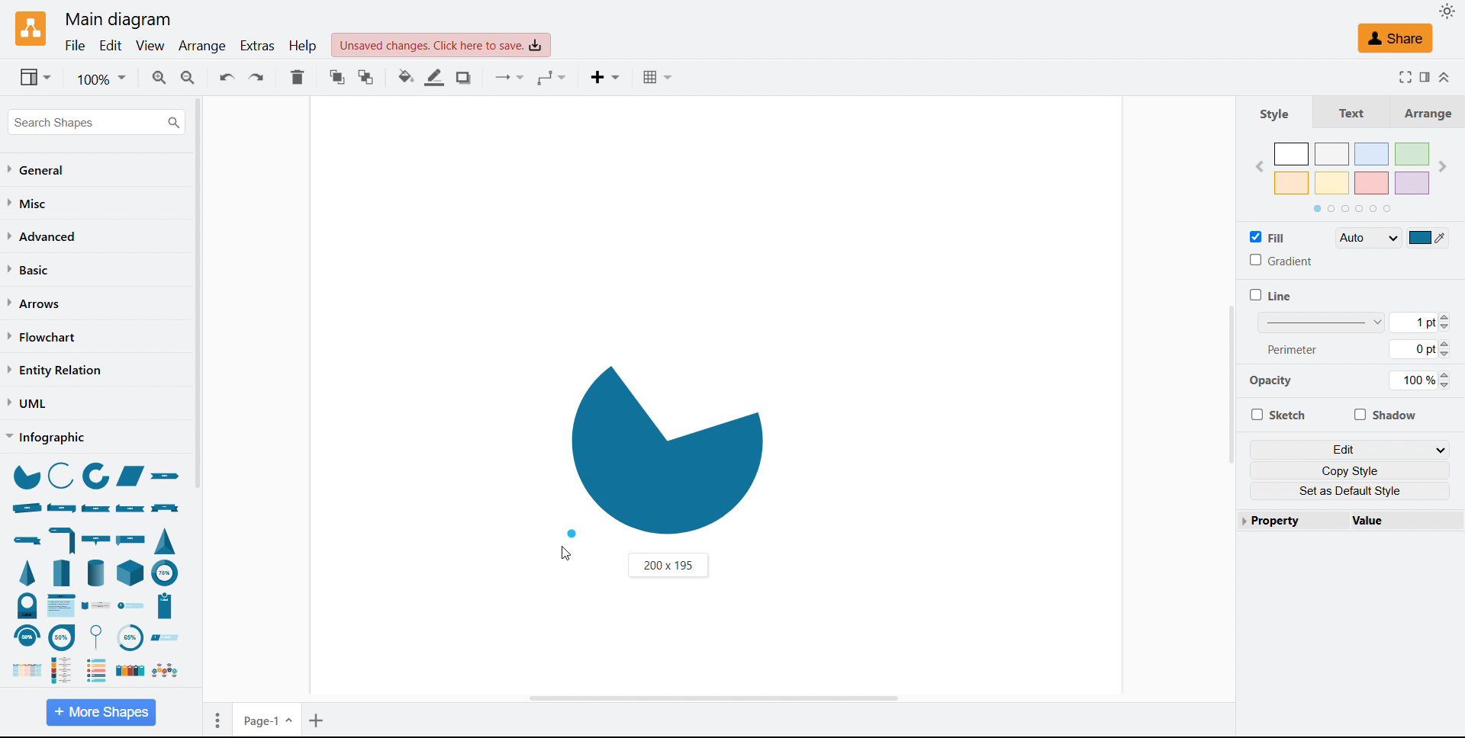  I want to click on Full screen , so click(1402, 76).